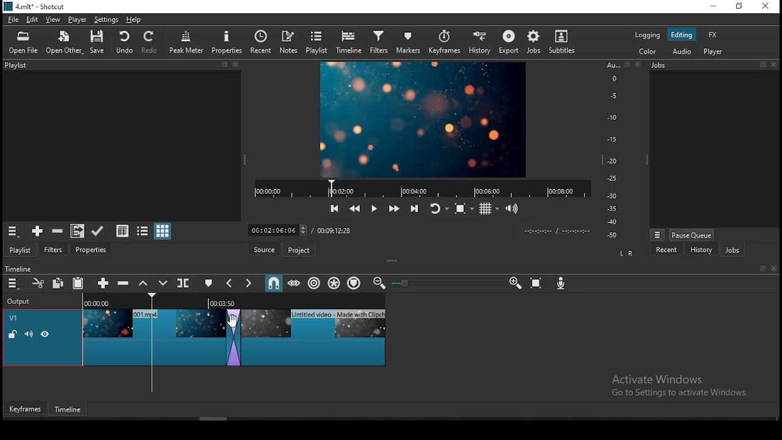 Image resolution: width=782 pixels, height=440 pixels. What do you see at coordinates (43, 337) in the screenshot?
I see `video track` at bounding box center [43, 337].